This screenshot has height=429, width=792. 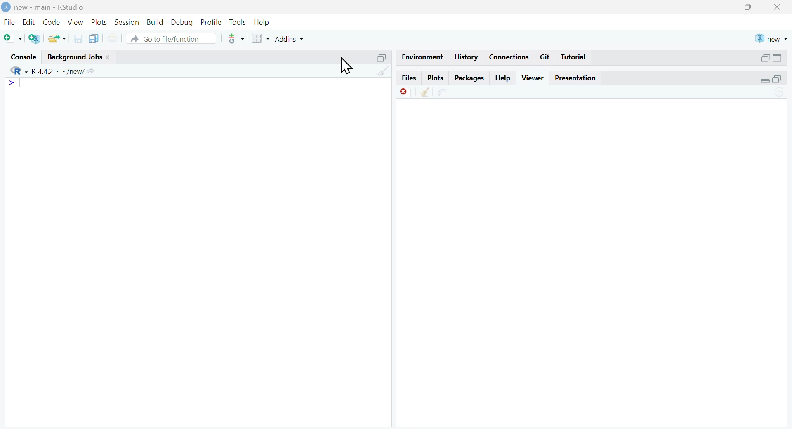 What do you see at coordinates (94, 38) in the screenshot?
I see `copy` at bounding box center [94, 38].